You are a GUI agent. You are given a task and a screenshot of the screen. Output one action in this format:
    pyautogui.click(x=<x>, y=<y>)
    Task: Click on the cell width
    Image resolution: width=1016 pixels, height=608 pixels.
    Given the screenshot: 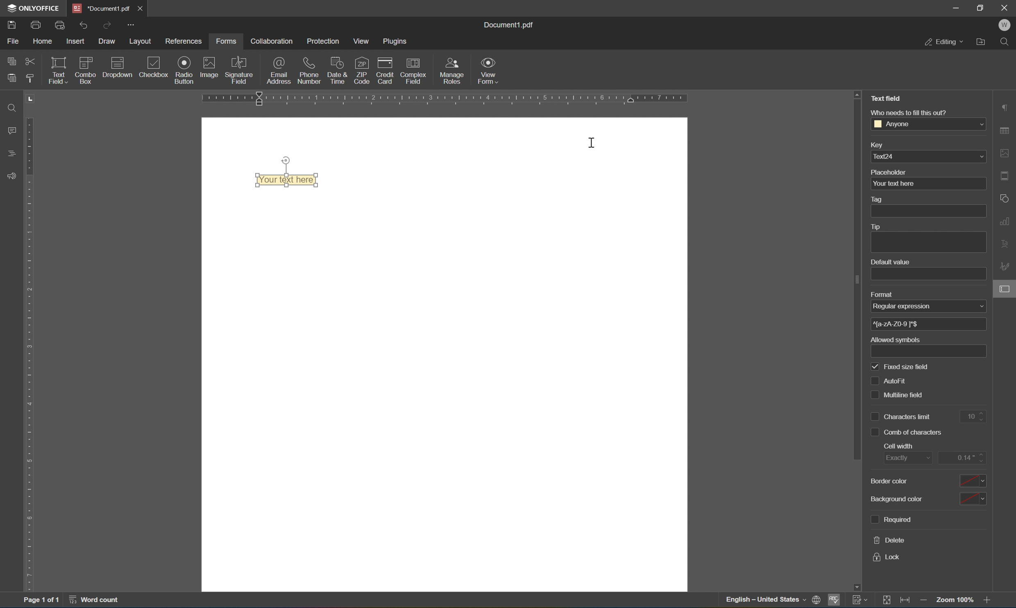 What is the action you would take?
    pyautogui.click(x=898, y=446)
    